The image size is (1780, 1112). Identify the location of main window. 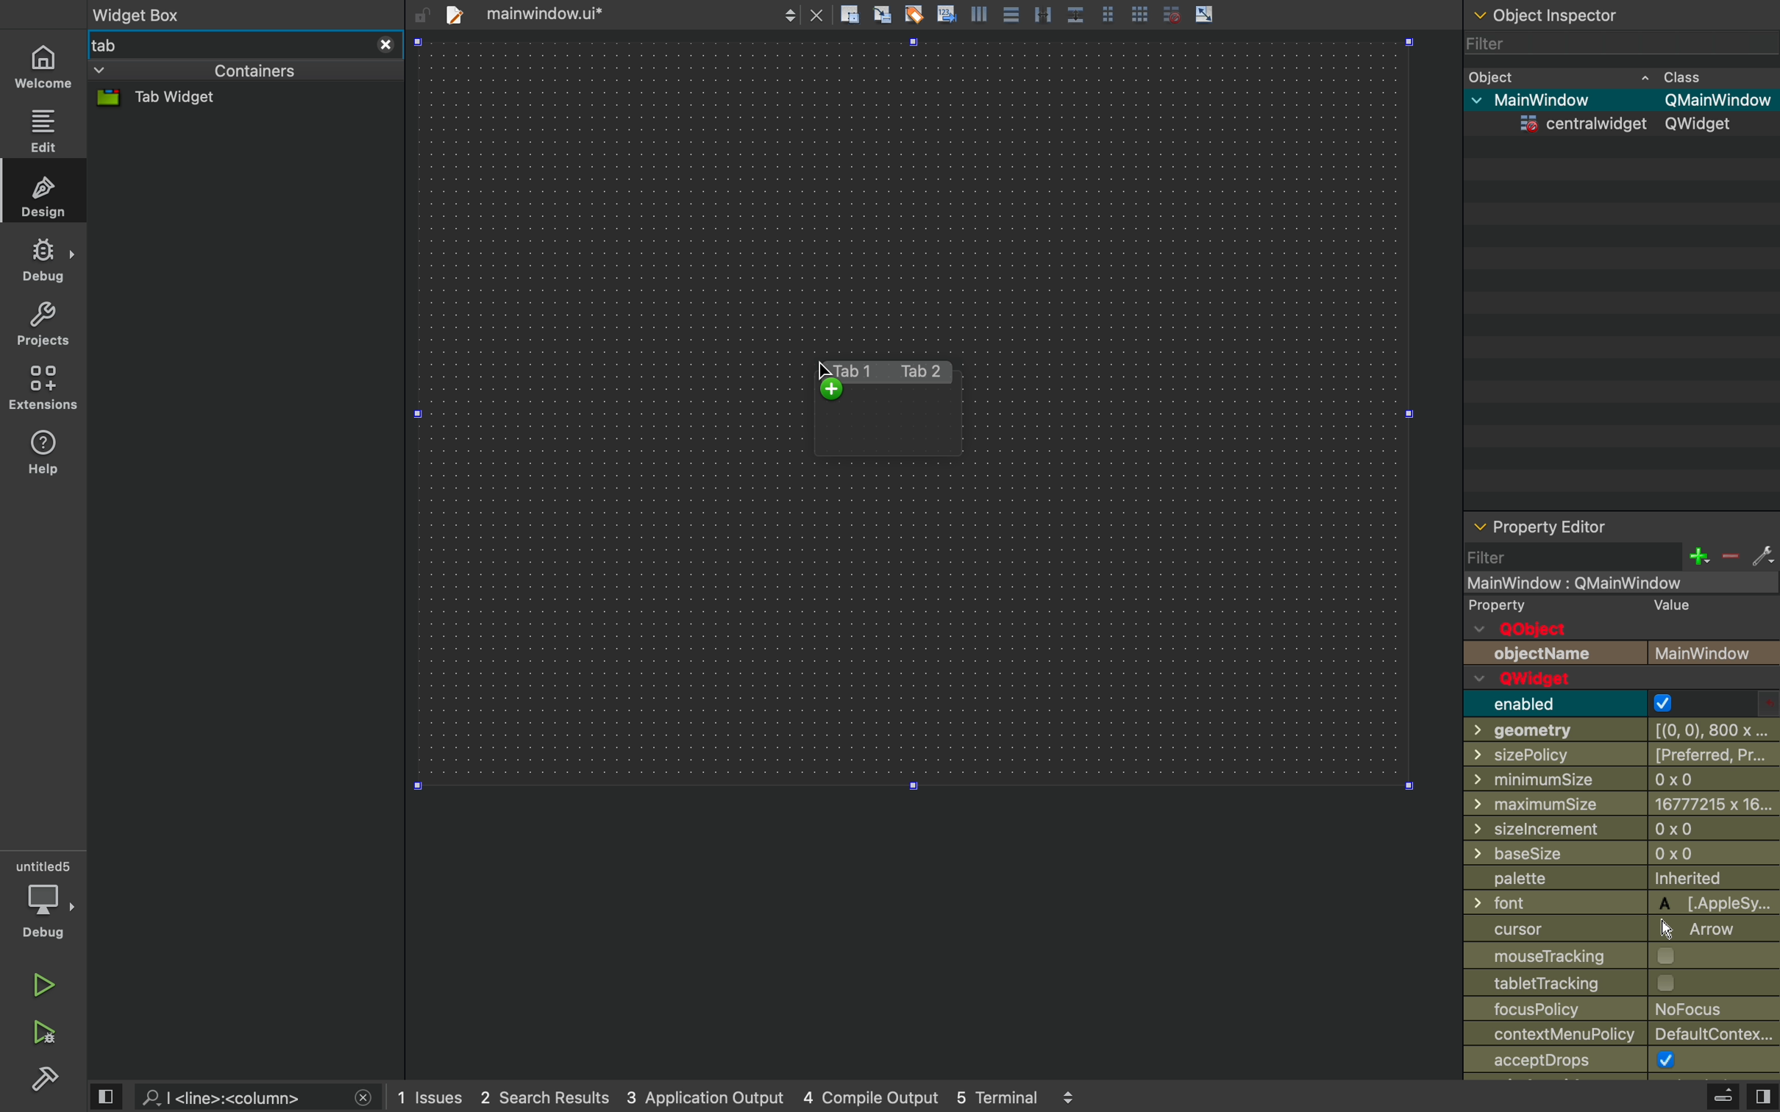
(1616, 101).